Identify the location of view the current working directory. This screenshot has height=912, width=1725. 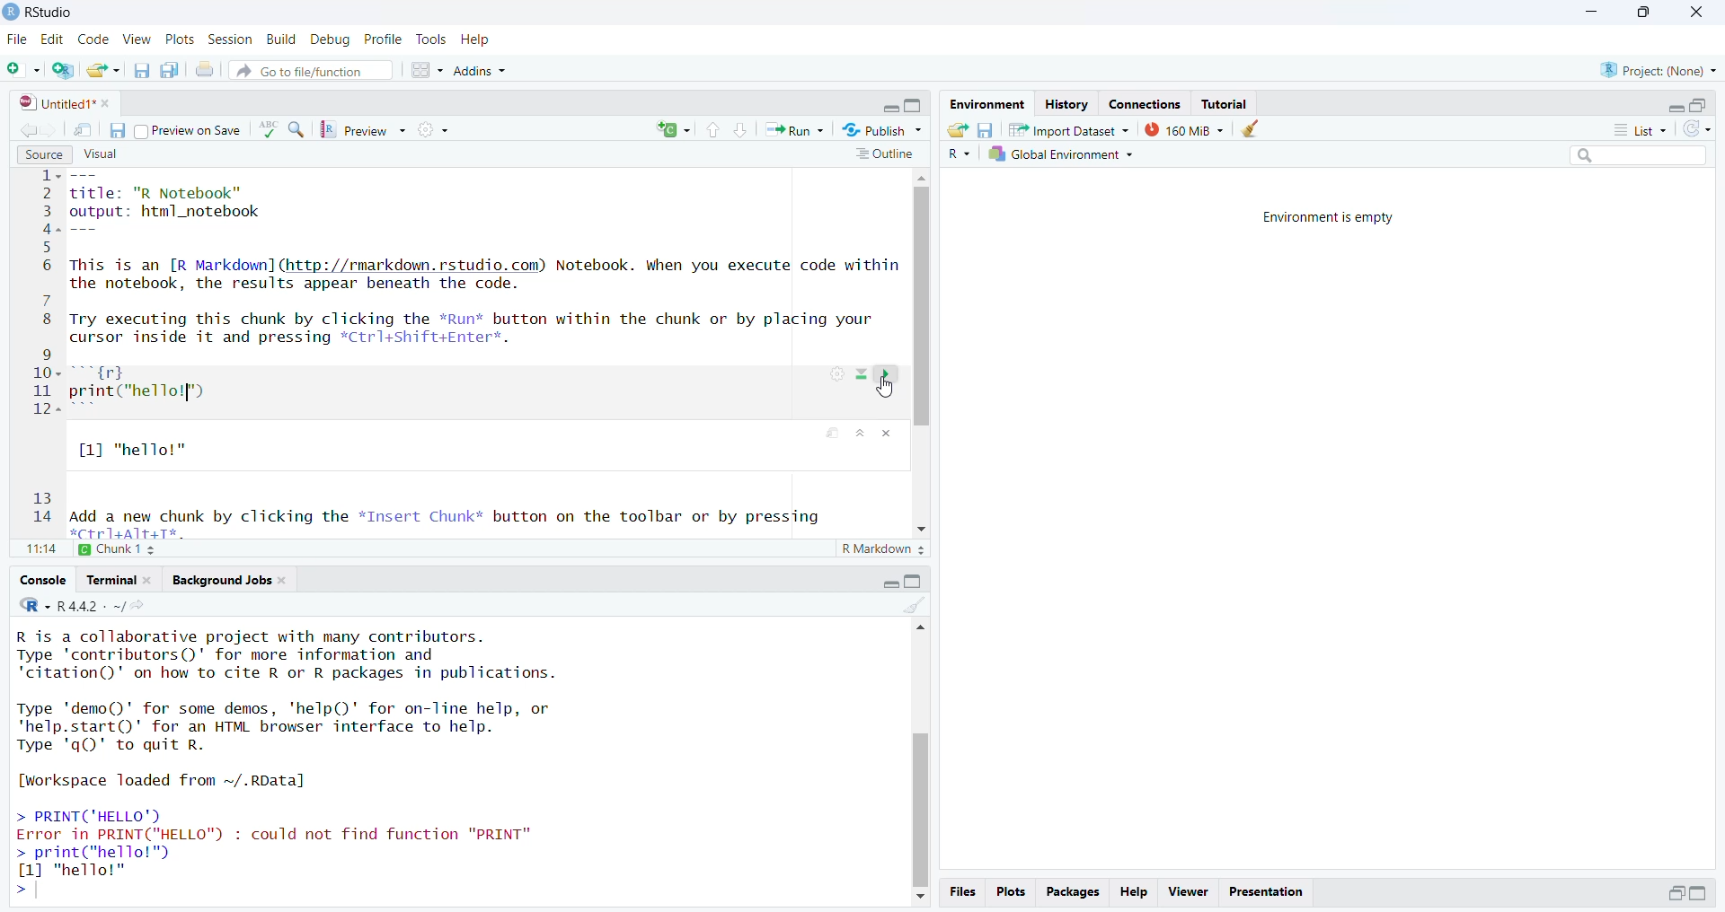
(142, 604).